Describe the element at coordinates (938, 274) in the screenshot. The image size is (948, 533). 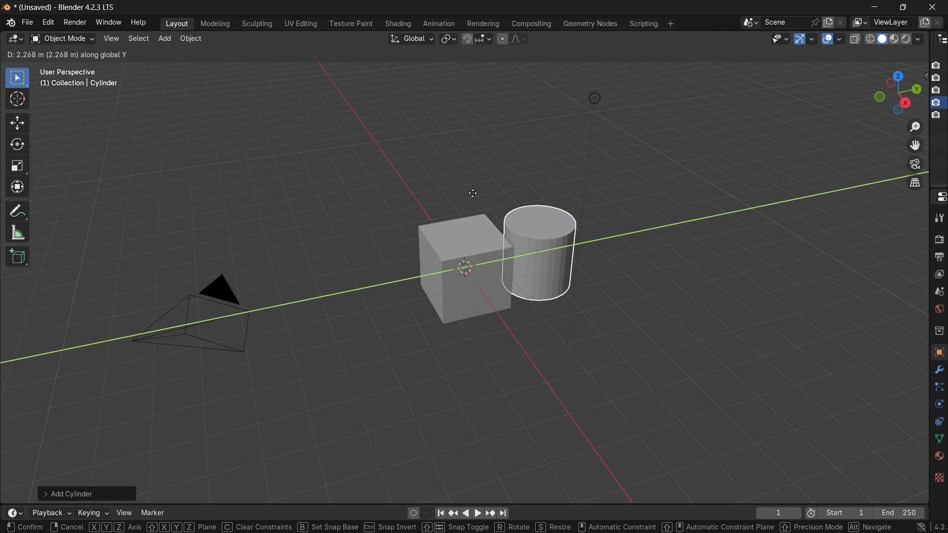
I see `view layer` at that location.